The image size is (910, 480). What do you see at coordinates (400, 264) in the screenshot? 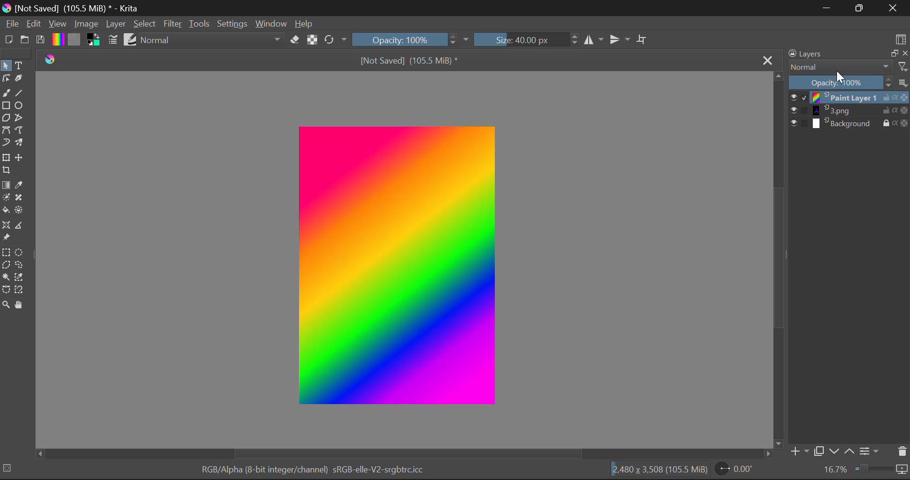
I see `Image Workspace` at bounding box center [400, 264].